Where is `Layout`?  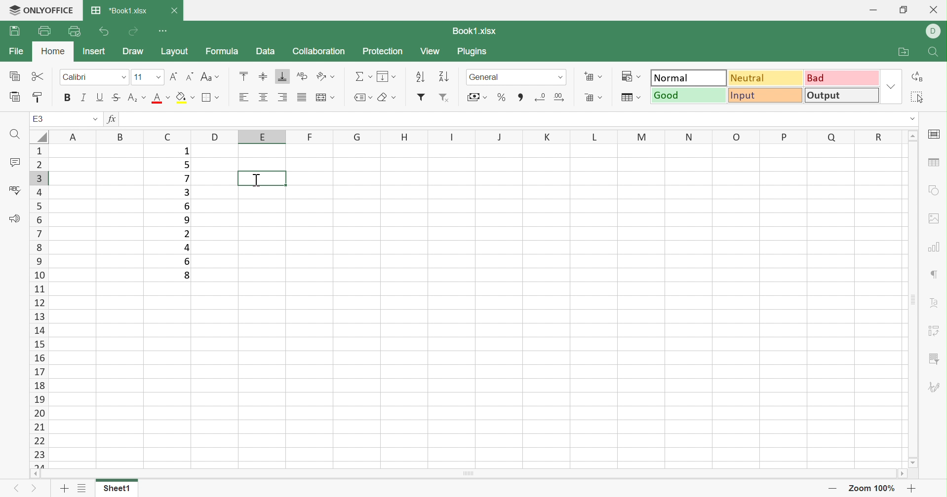
Layout is located at coordinates (175, 53).